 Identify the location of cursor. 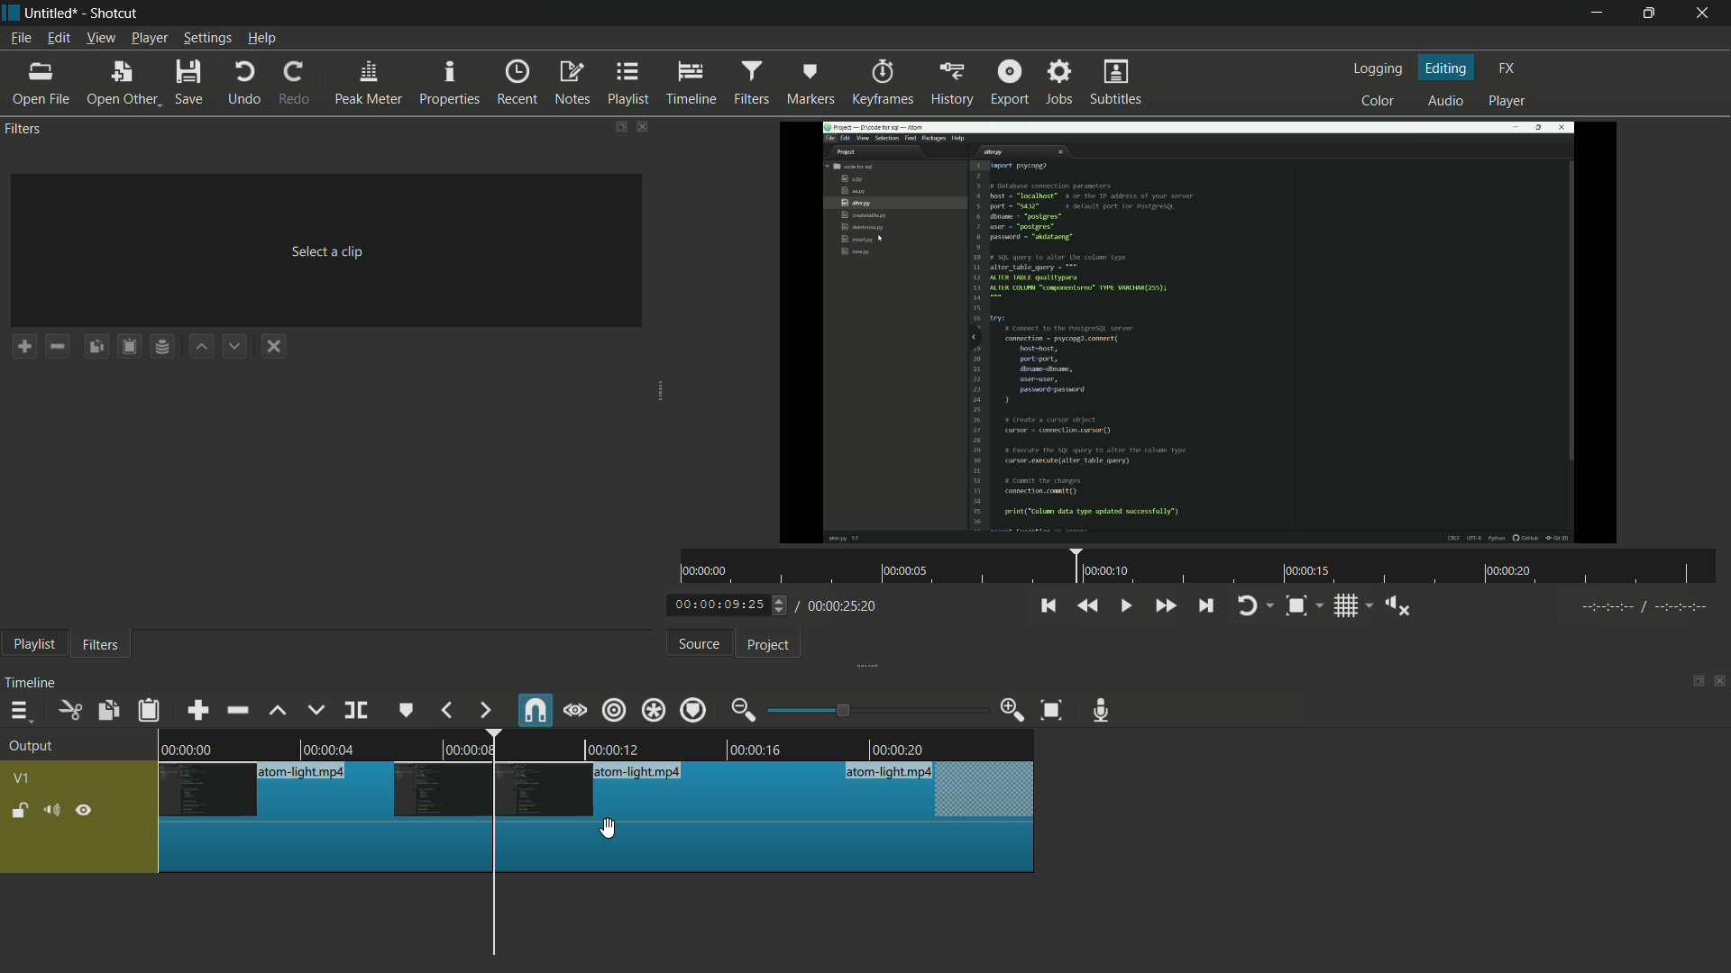
(613, 828).